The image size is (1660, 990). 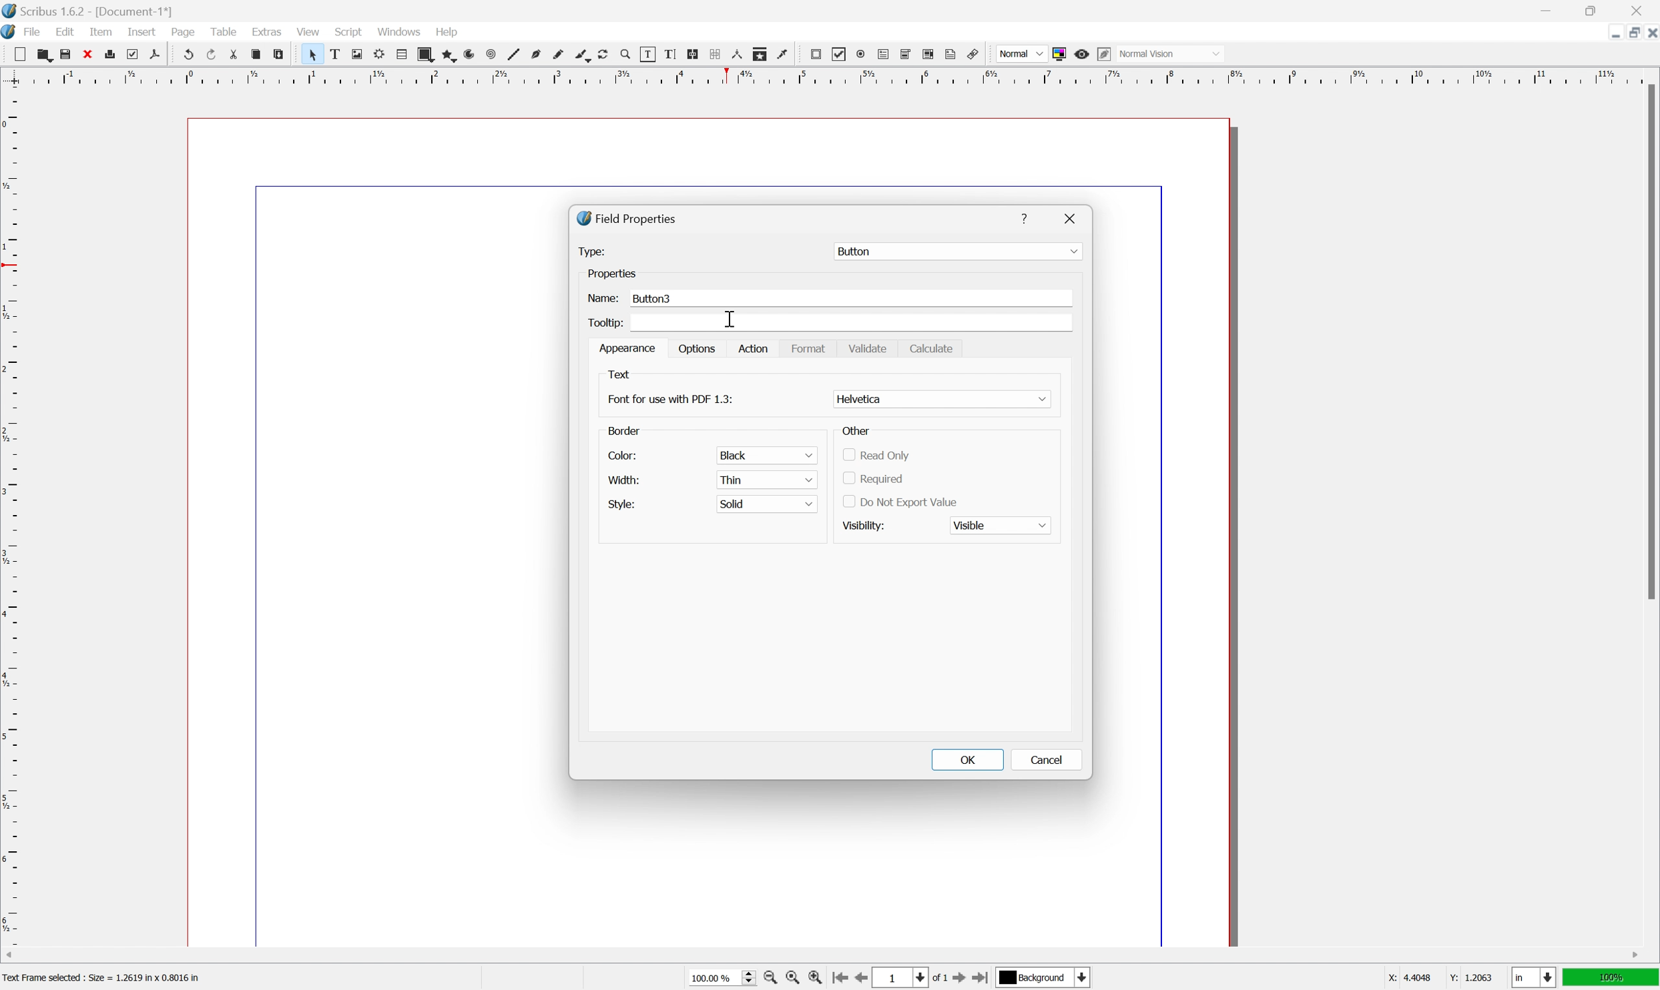 What do you see at coordinates (1043, 979) in the screenshot?
I see `Background` at bounding box center [1043, 979].